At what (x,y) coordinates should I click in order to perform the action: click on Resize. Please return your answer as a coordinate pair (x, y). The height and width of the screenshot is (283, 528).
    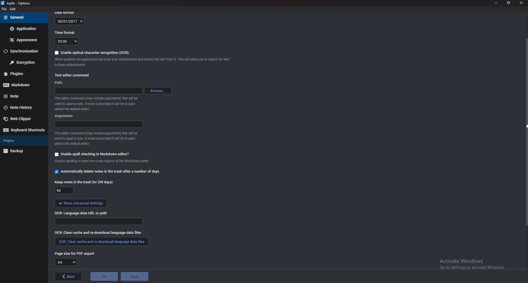
    Looking at the image, I should click on (509, 3).